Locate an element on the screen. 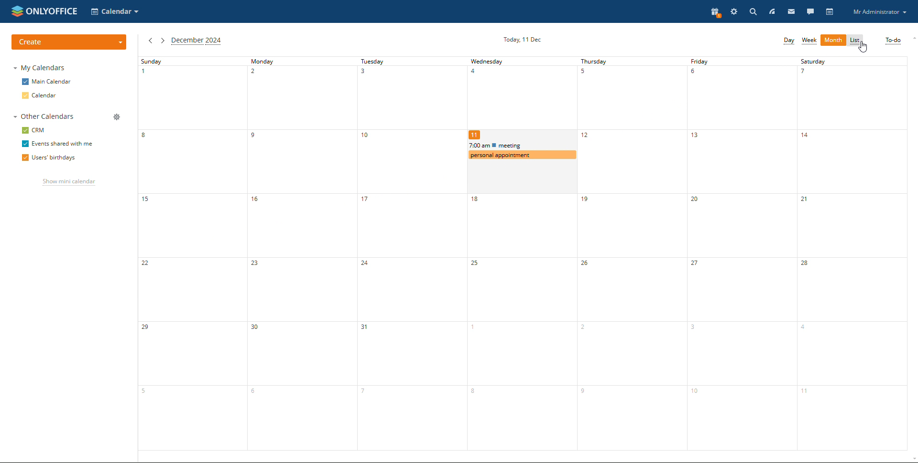 The image size is (918, 463). logo is located at coordinates (45, 11).